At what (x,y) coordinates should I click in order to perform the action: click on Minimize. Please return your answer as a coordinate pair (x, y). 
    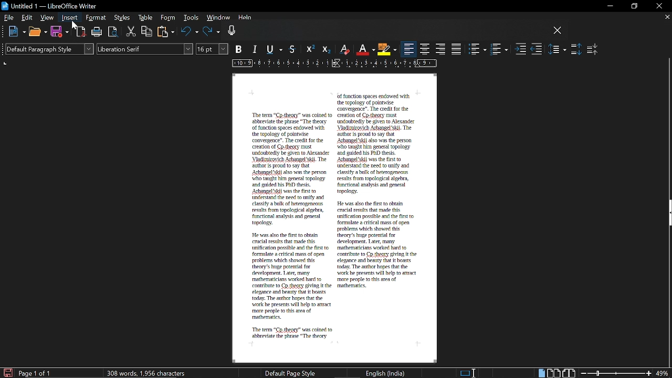
    Looking at the image, I should click on (608, 6).